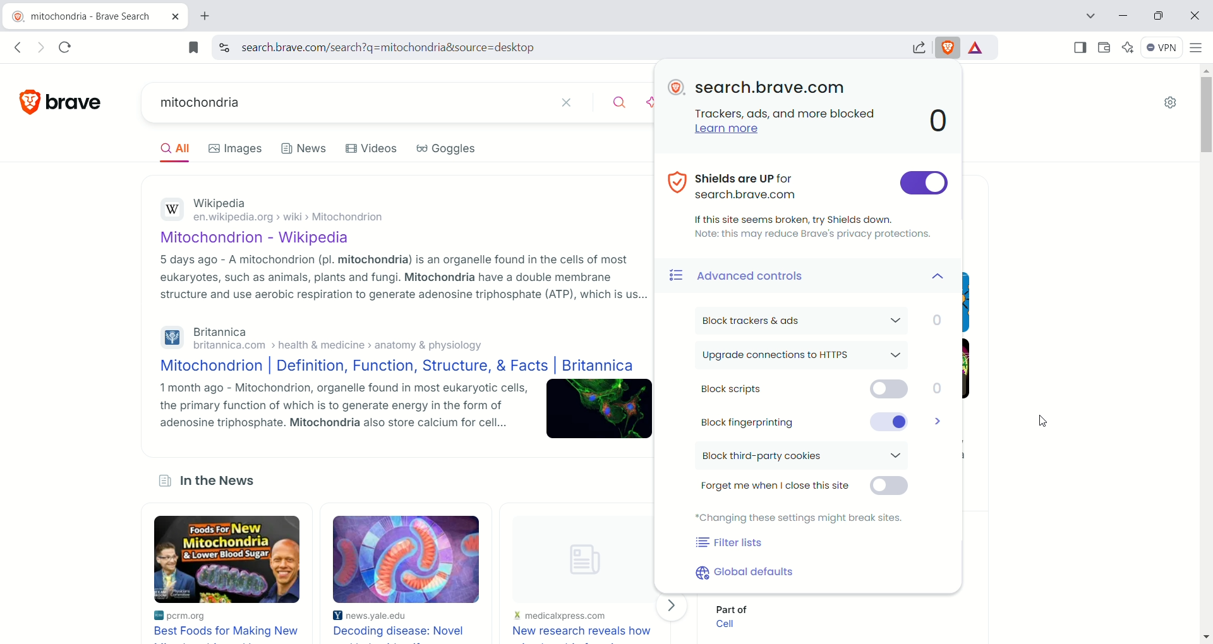  Describe the element at coordinates (1197, 49) in the screenshot. I see `customize and control brave` at that location.